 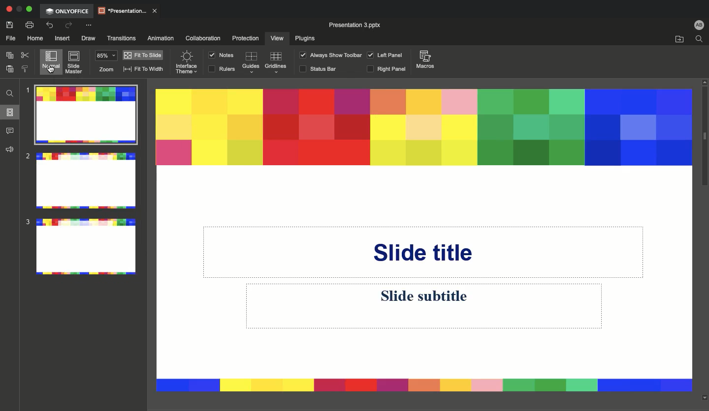 What do you see at coordinates (277, 63) in the screenshot?
I see `Guidelines` at bounding box center [277, 63].